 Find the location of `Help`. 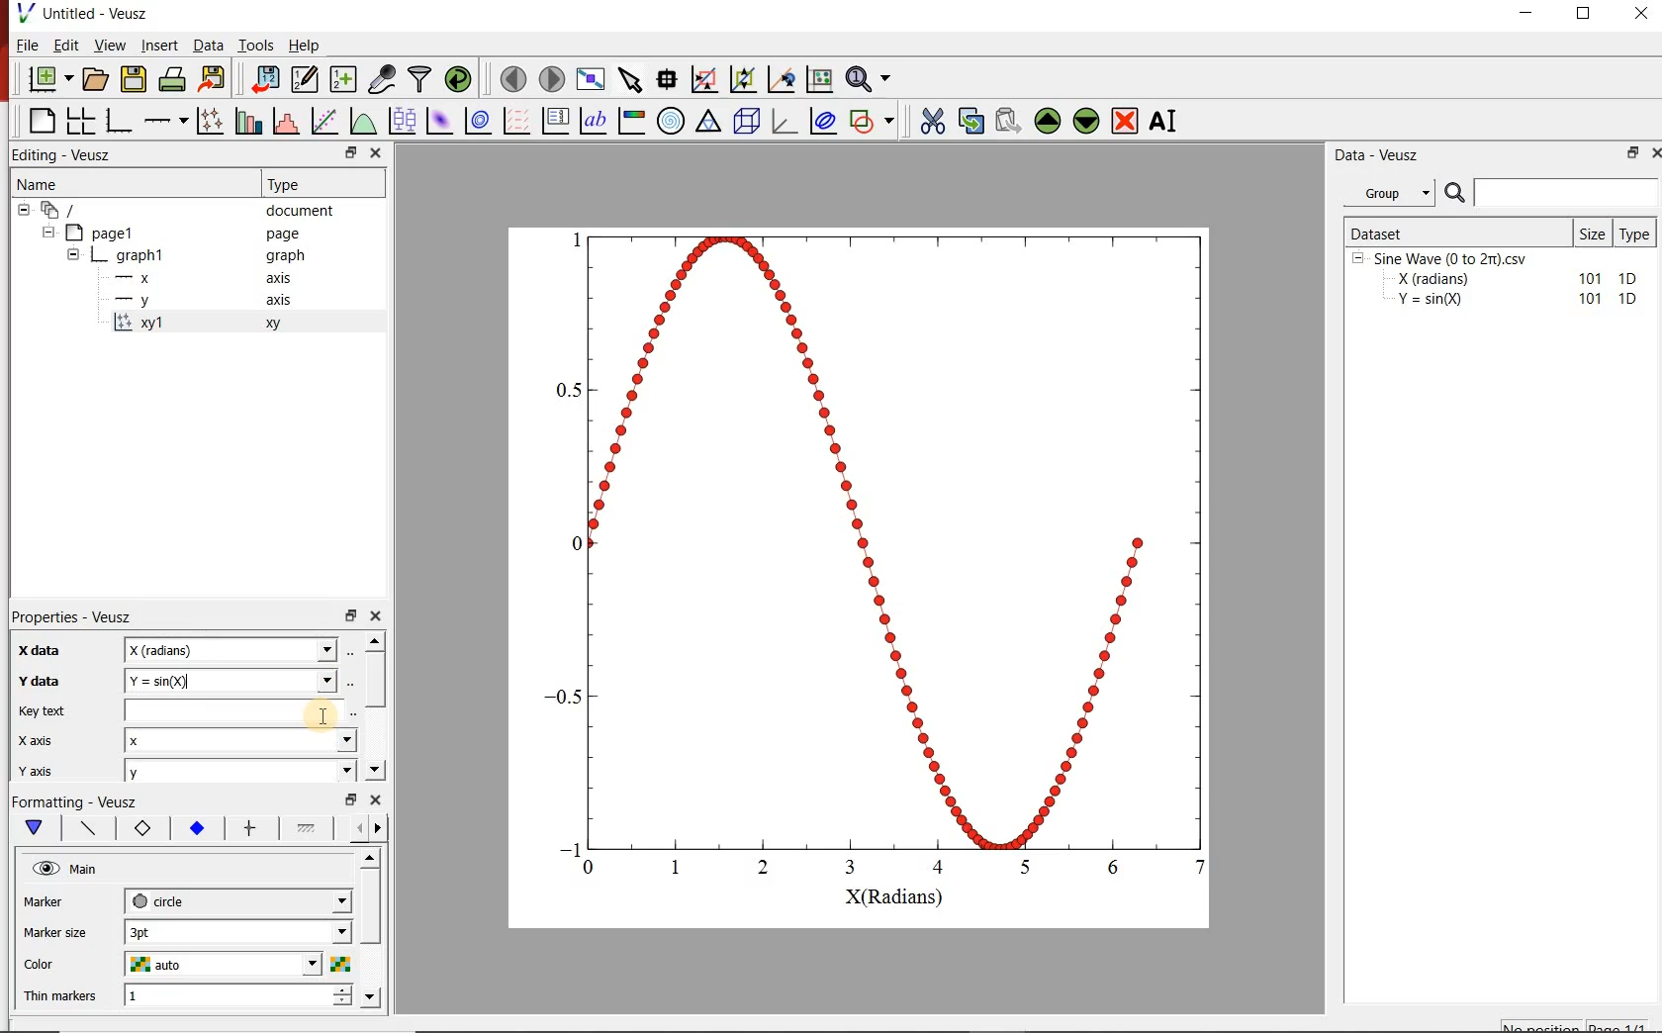

Help is located at coordinates (304, 46).